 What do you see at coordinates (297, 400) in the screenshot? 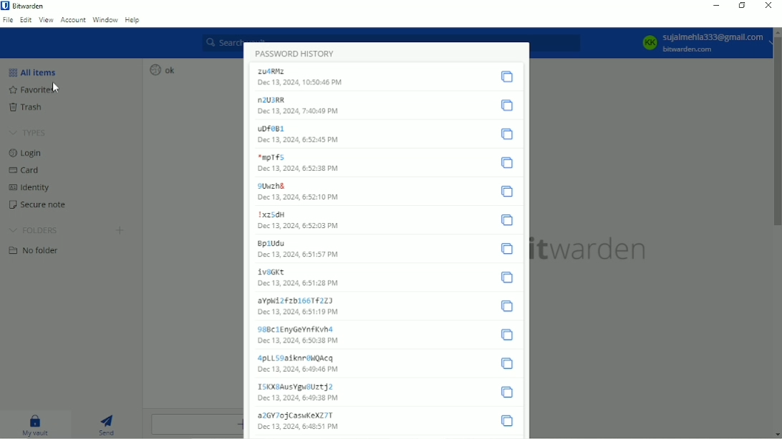
I see `Dec 13, 2024, 6:49:38 PM` at bounding box center [297, 400].